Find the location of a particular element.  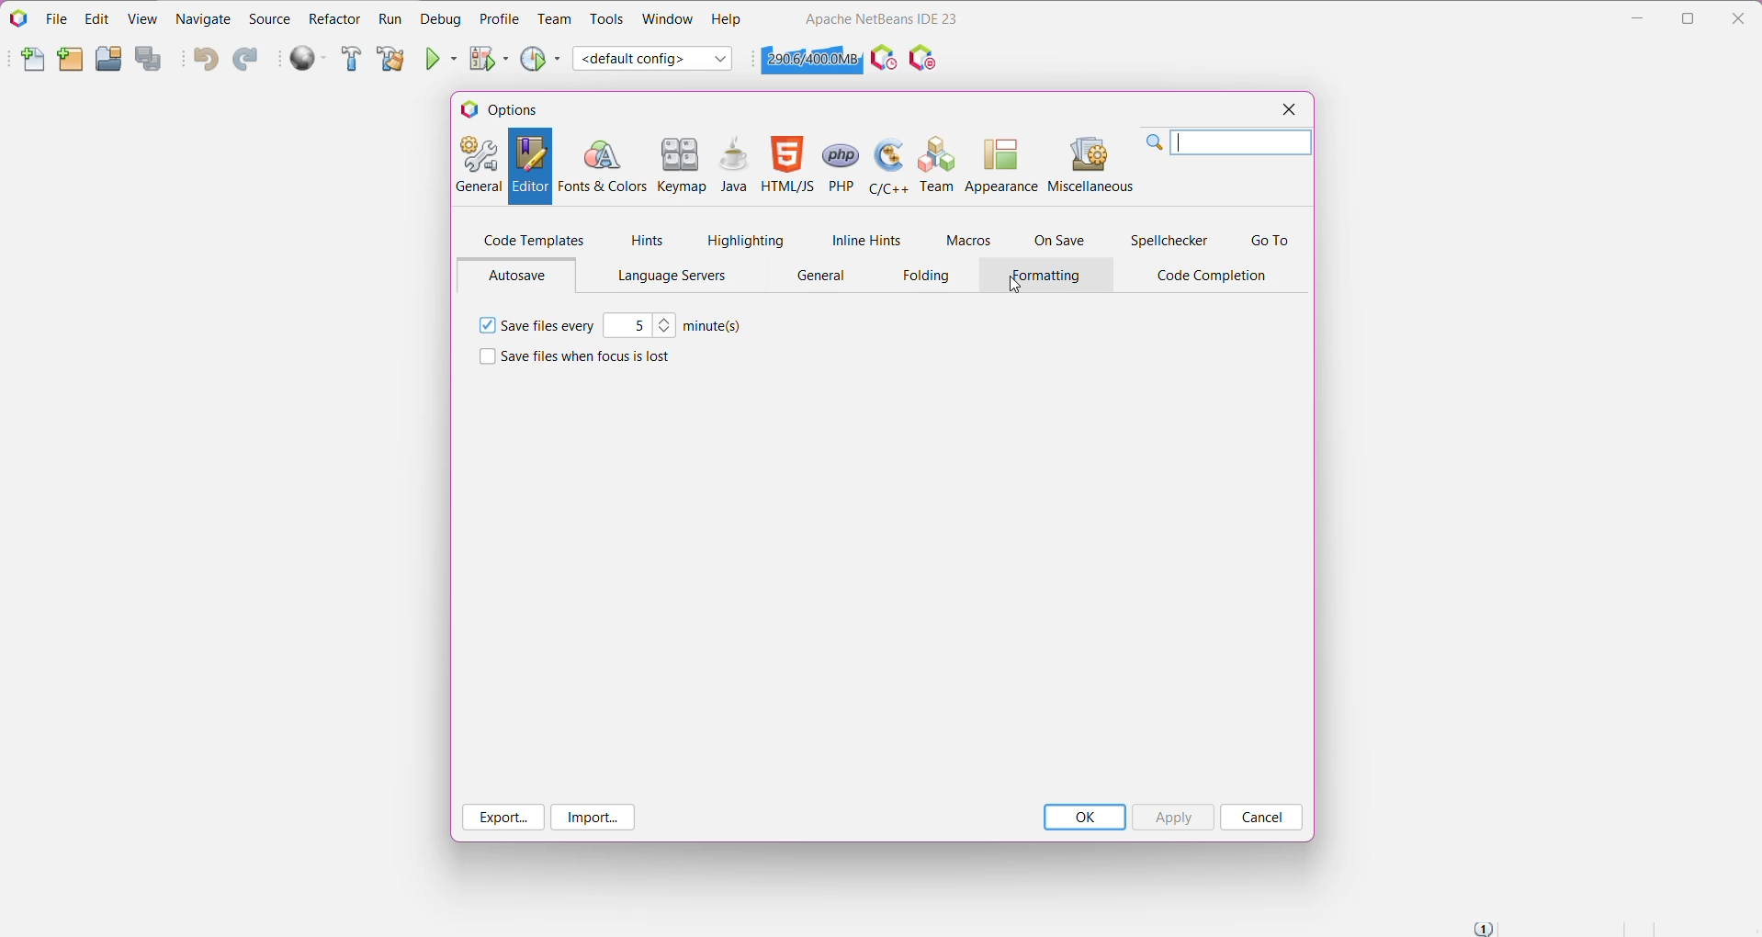

General is located at coordinates (822, 277).